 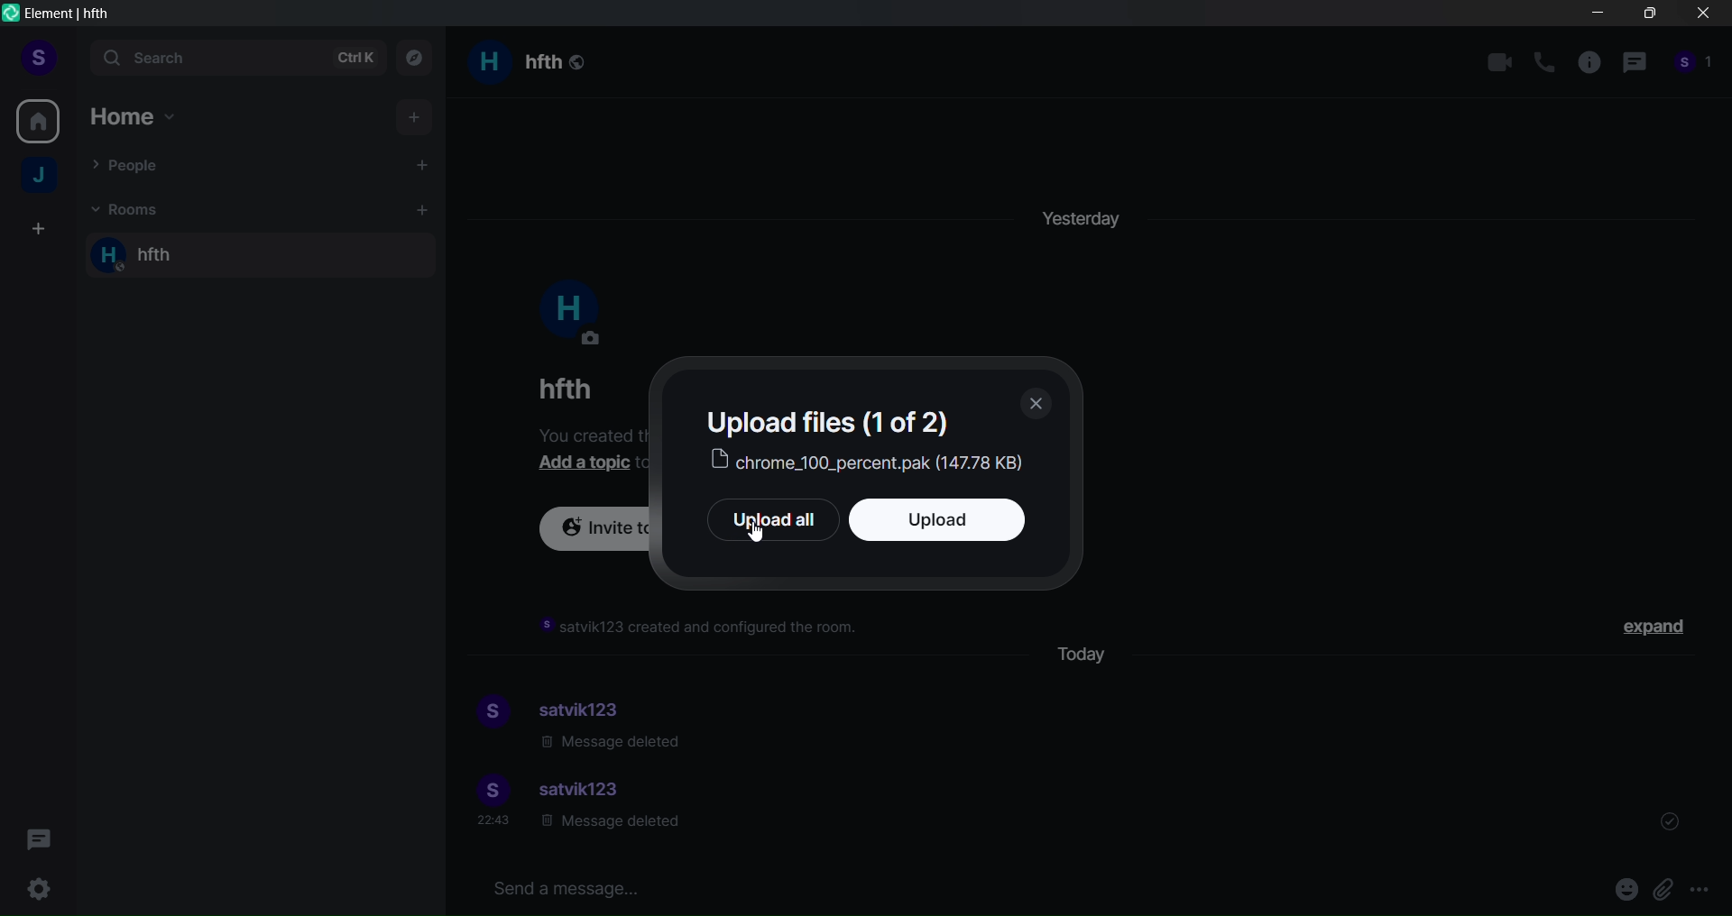 I want to click on explore, so click(x=419, y=58).